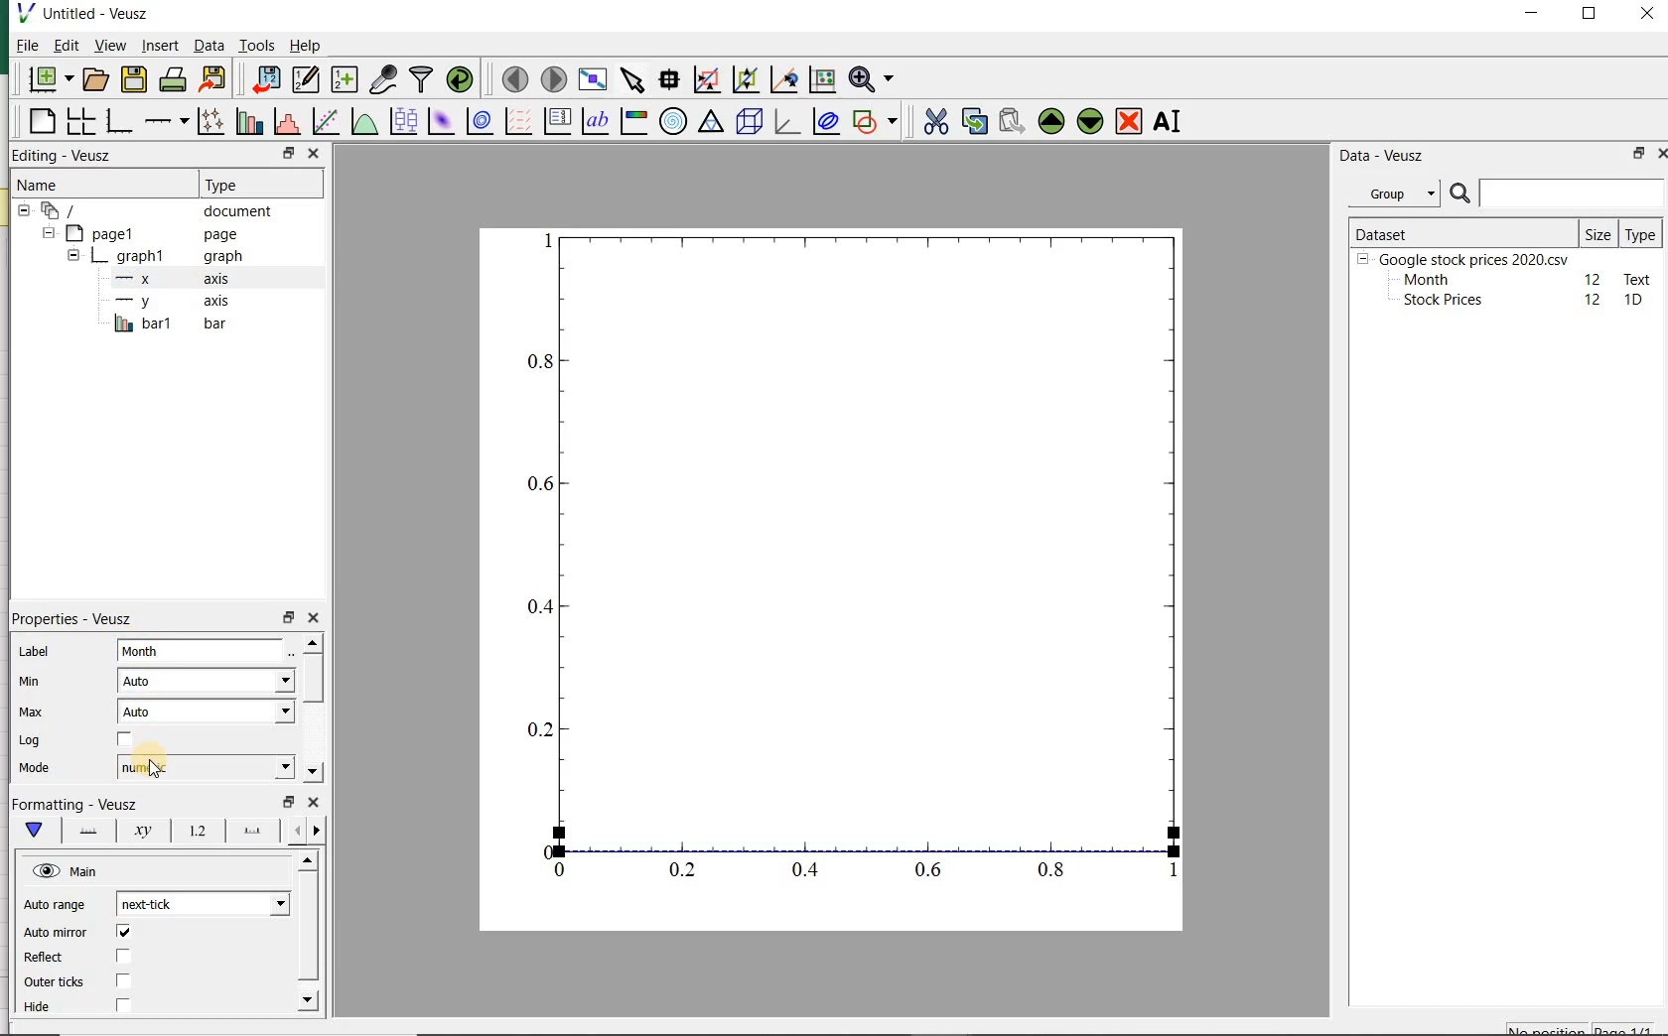  I want to click on Type, so click(247, 183).